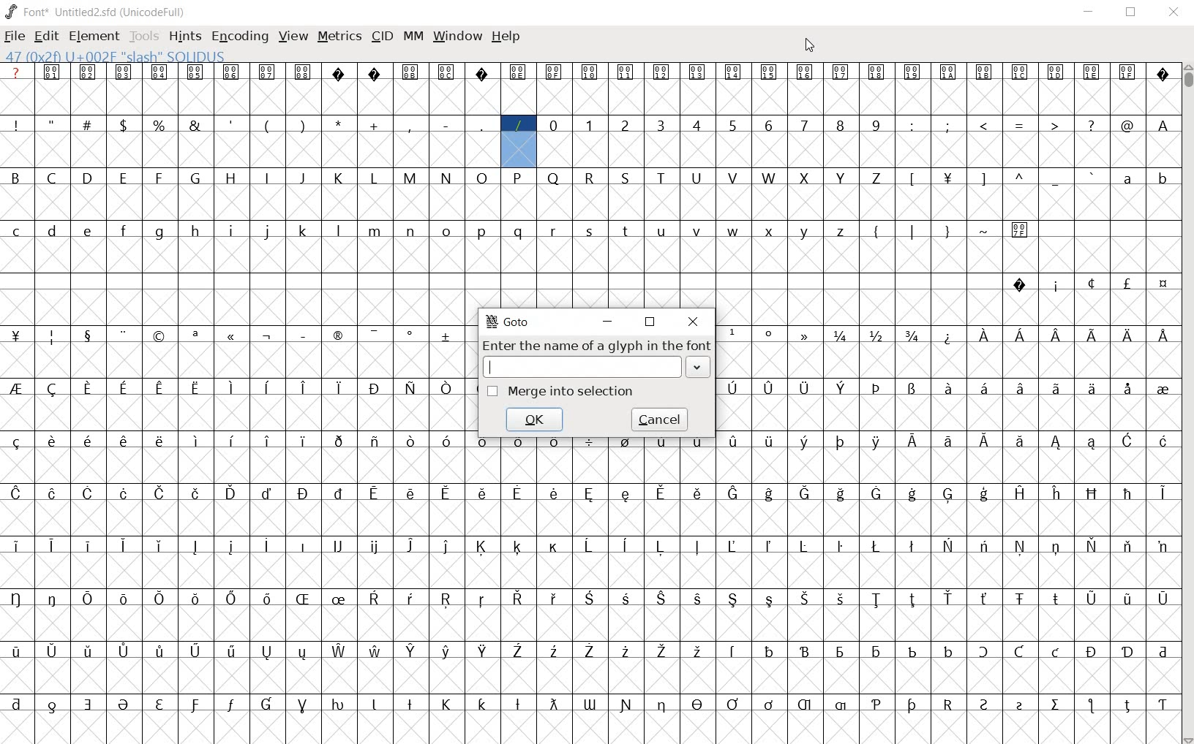 The image size is (1194, 744). I want to click on glyph, so click(124, 335).